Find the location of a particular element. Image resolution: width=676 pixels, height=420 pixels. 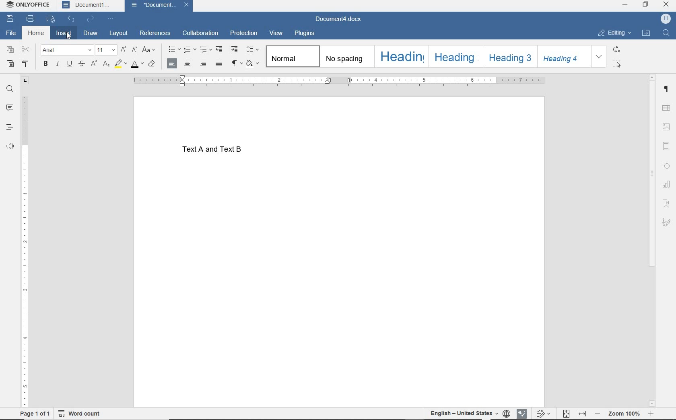

HEADING 1 is located at coordinates (401, 56).